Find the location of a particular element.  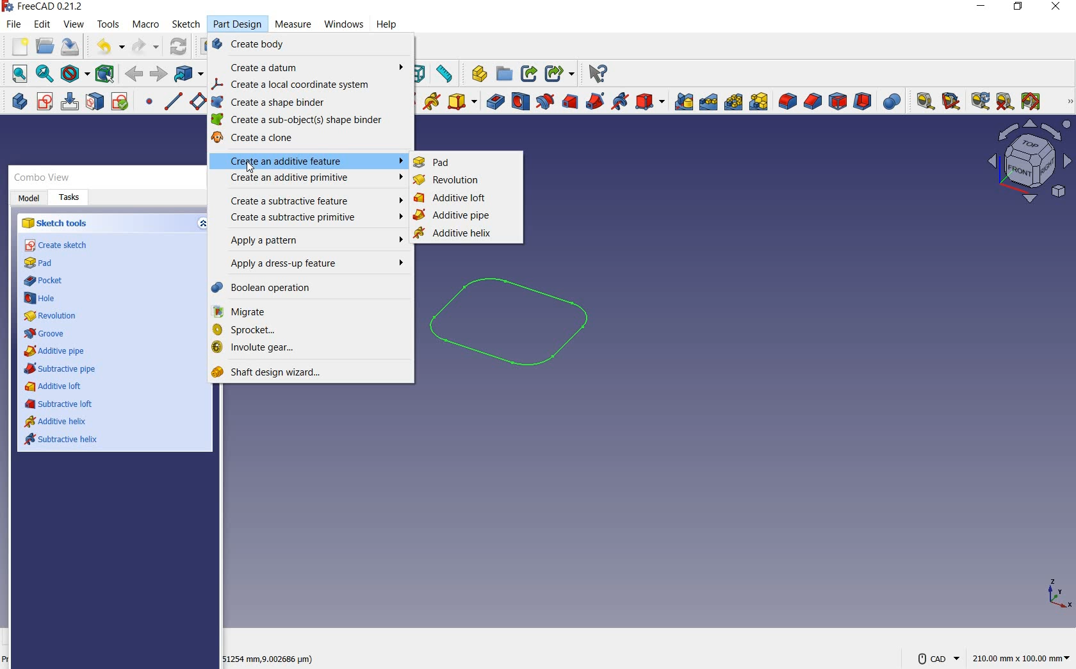

221.93mm x 100.00mm is located at coordinates (1020, 657).